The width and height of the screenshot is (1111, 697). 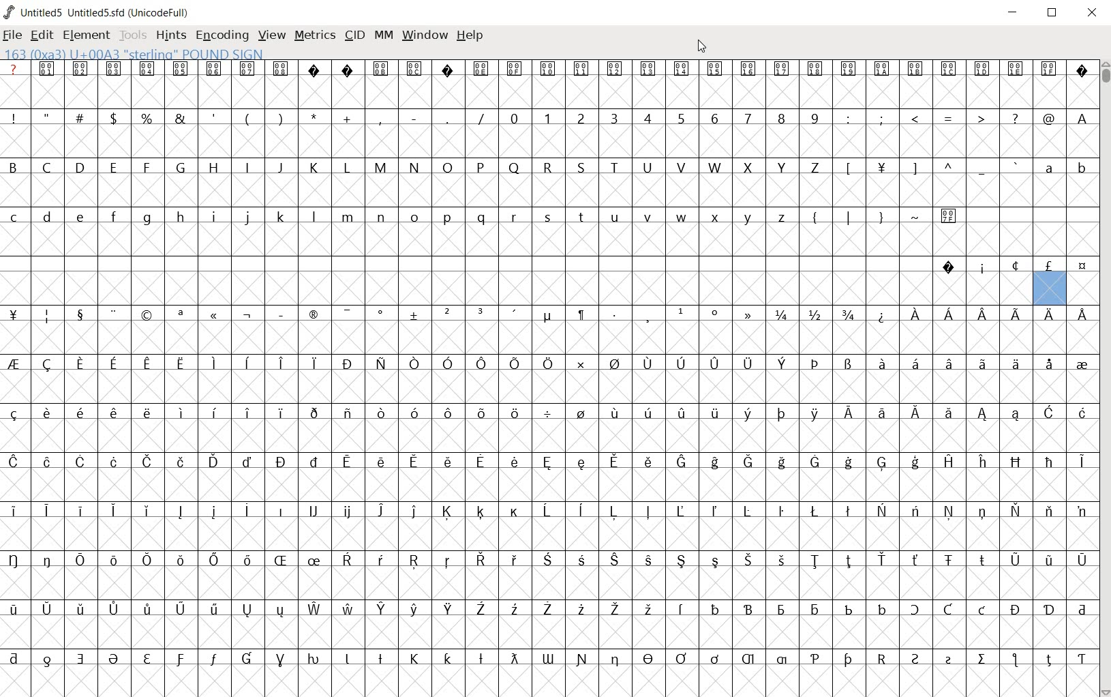 I want to click on Symbol, so click(x=80, y=462).